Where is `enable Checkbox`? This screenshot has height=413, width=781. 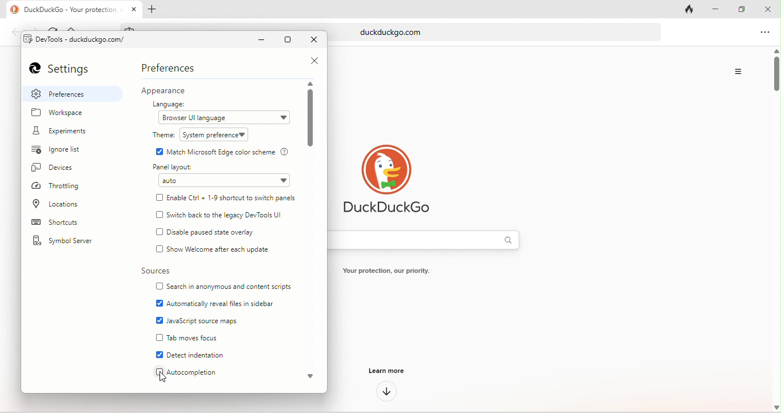 enable Checkbox is located at coordinates (159, 152).